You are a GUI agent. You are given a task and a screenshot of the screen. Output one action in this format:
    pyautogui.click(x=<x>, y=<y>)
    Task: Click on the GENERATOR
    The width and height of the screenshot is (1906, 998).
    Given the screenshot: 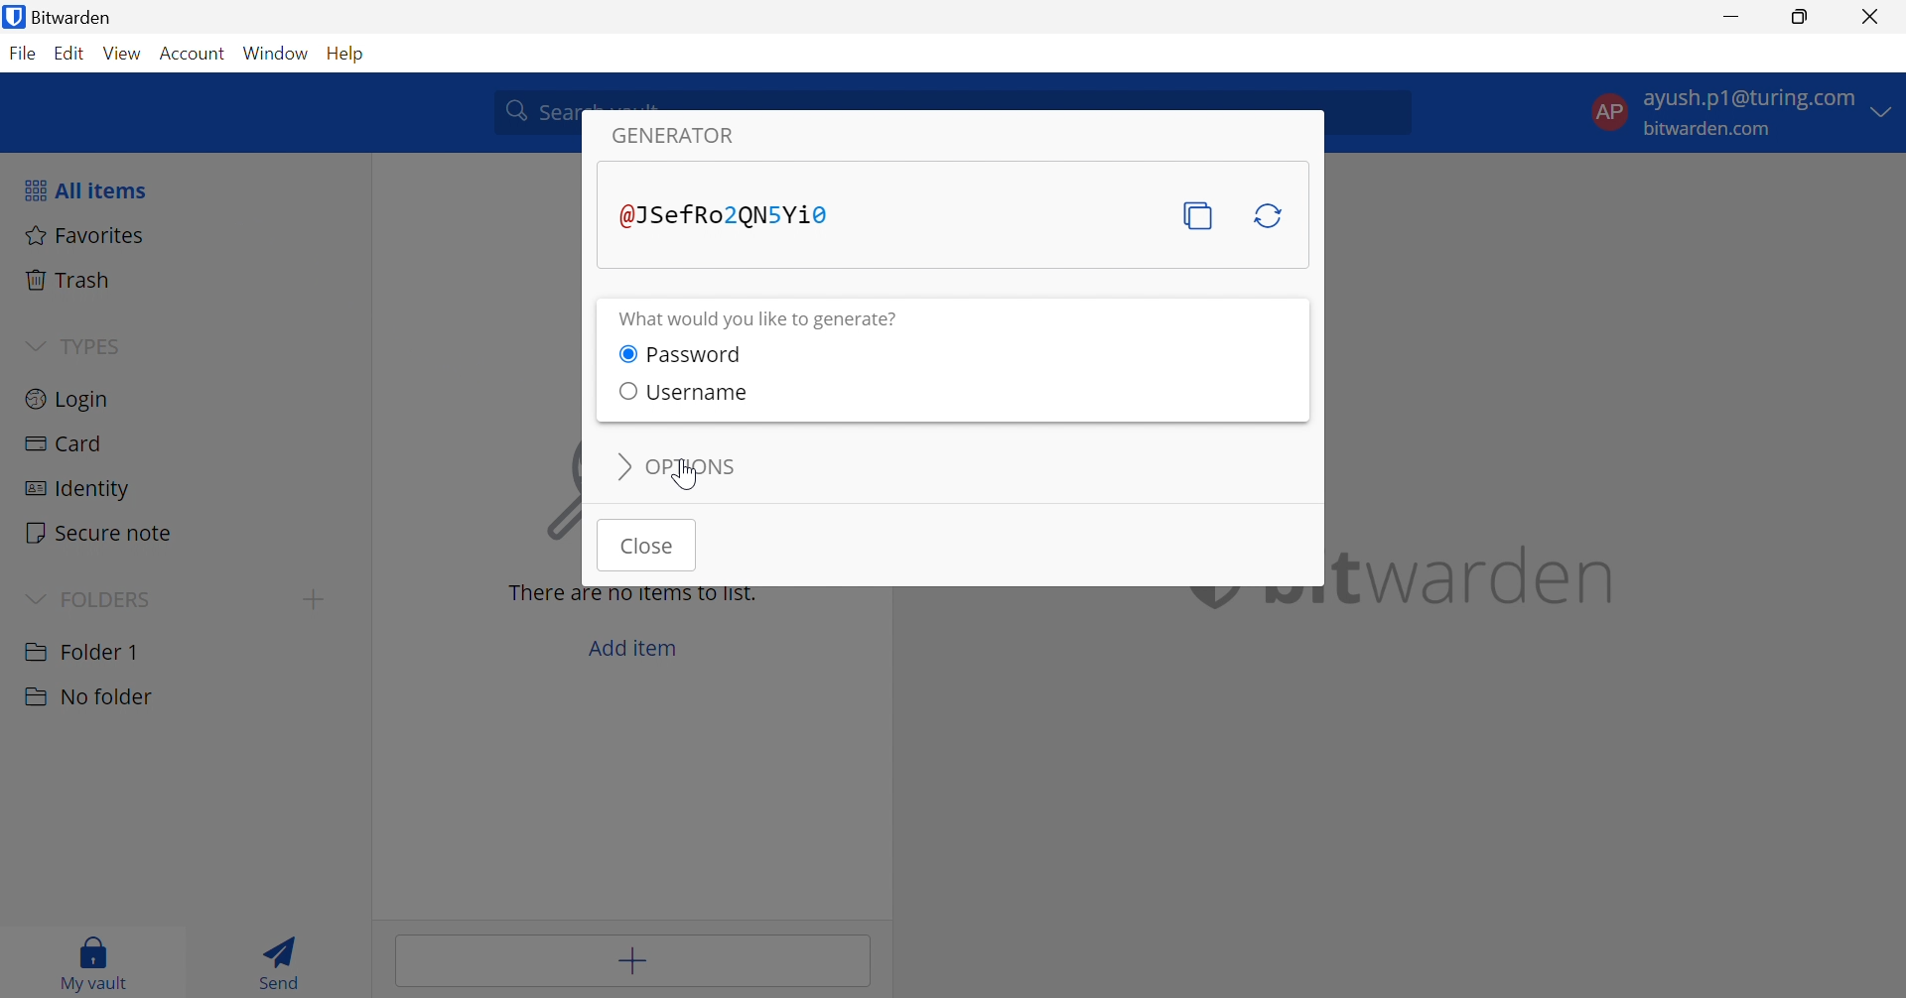 What is the action you would take?
    pyautogui.click(x=676, y=136)
    